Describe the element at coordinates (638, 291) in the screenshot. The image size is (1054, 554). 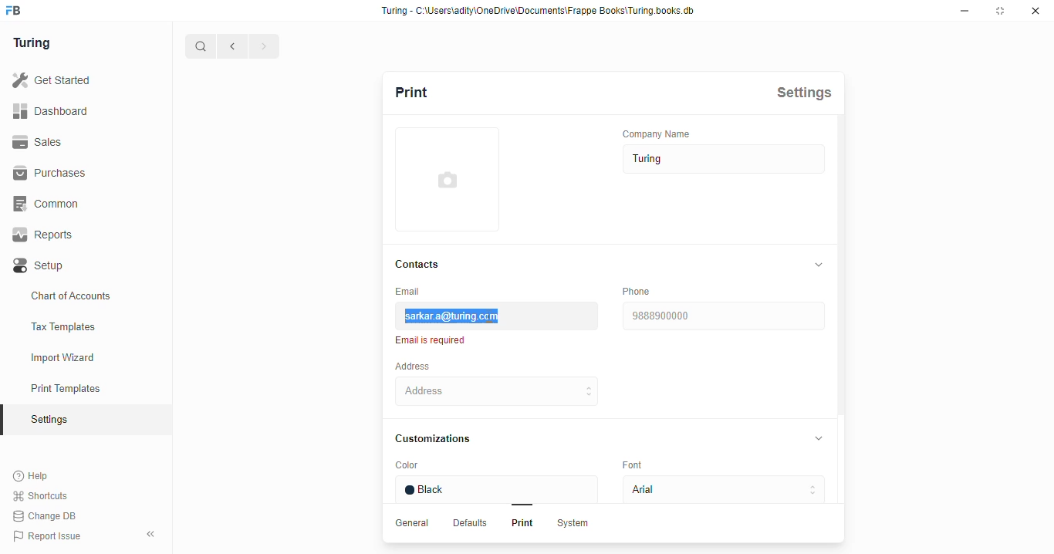
I see `‘Phone` at that location.